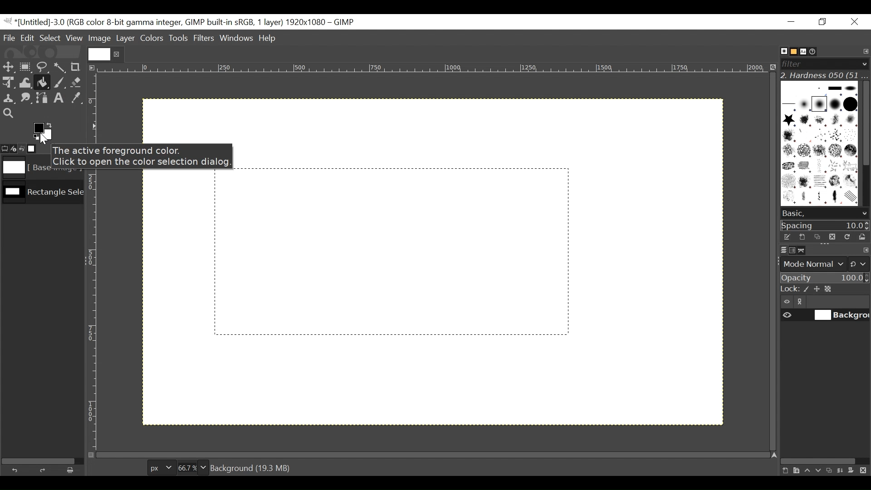 Image resolution: width=871 pixels, height=490 pixels. Describe the element at coordinates (805, 51) in the screenshot. I see `Fonts` at that location.